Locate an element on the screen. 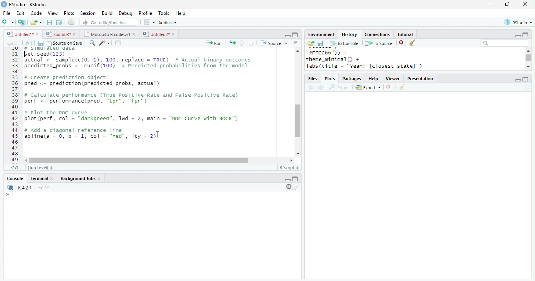 This screenshot has width=535, height=281. compile report is located at coordinates (118, 43).